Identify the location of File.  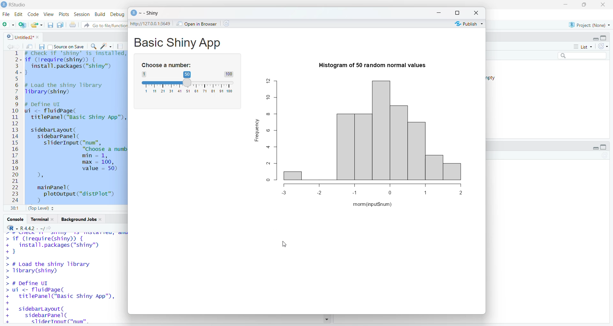
(6, 14).